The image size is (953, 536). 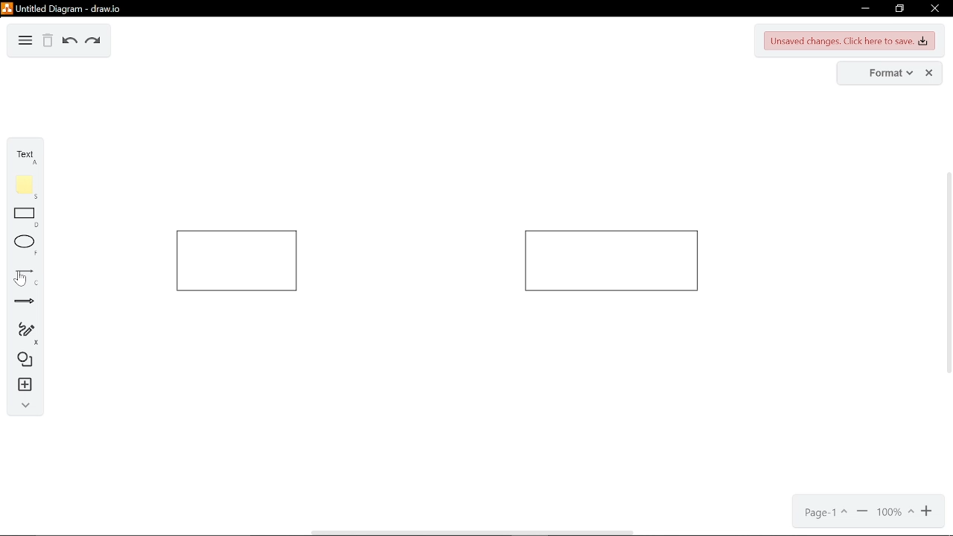 What do you see at coordinates (68, 42) in the screenshot?
I see `undo` at bounding box center [68, 42].